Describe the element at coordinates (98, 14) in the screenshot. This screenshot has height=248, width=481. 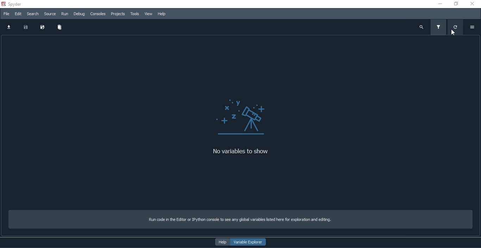
I see `Consoles` at that location.